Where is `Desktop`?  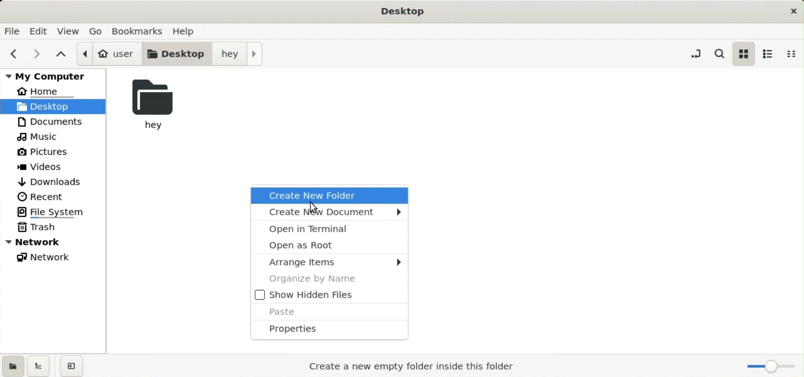 Desktop is located at coordinates (407, 10).